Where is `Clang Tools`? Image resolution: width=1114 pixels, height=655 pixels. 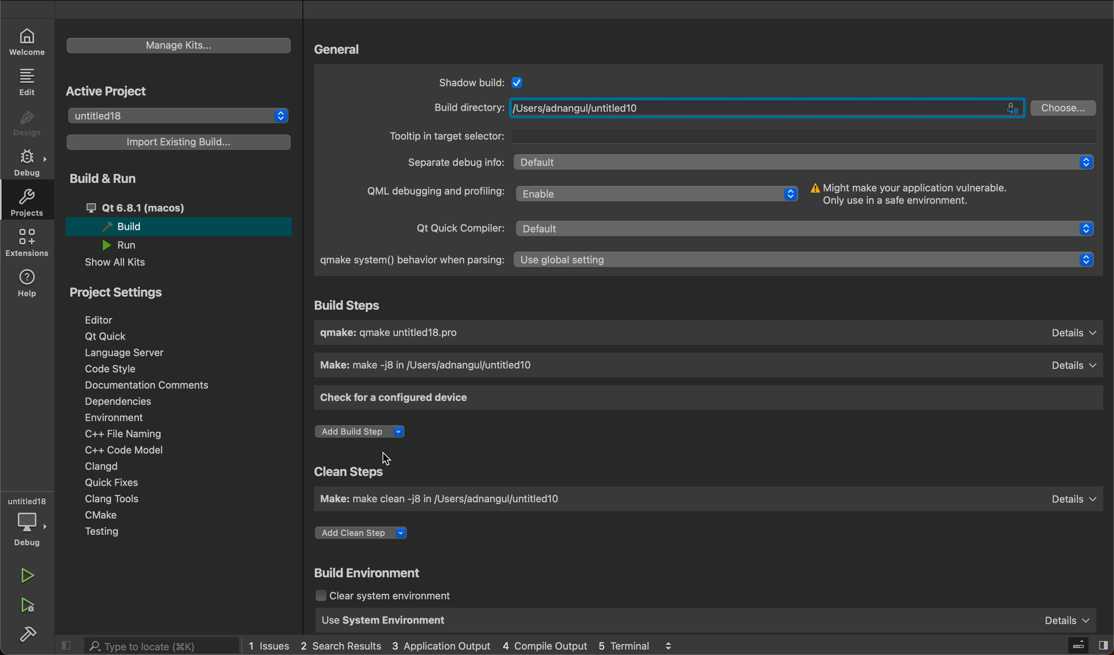
Clang Tools is located at coordinates (114, 498).